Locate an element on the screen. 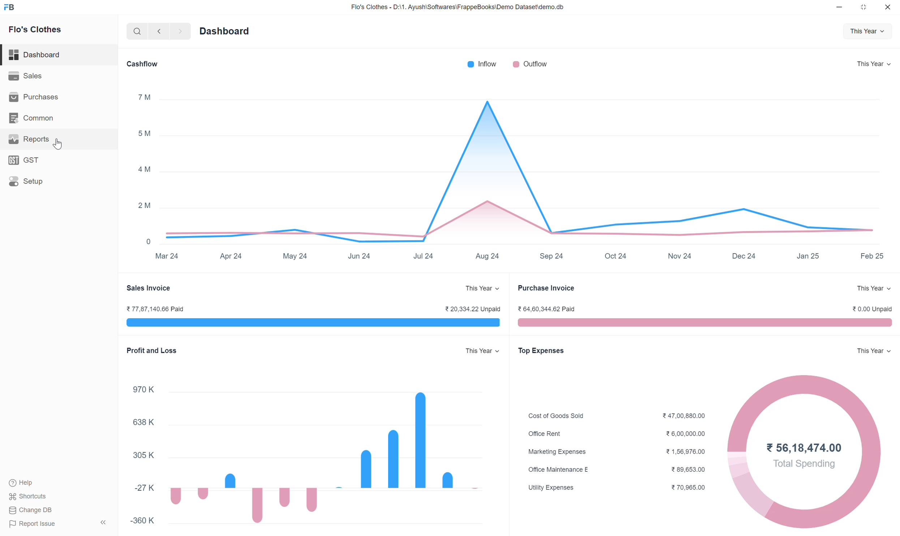  This Year is located at coordinates (874, 64).